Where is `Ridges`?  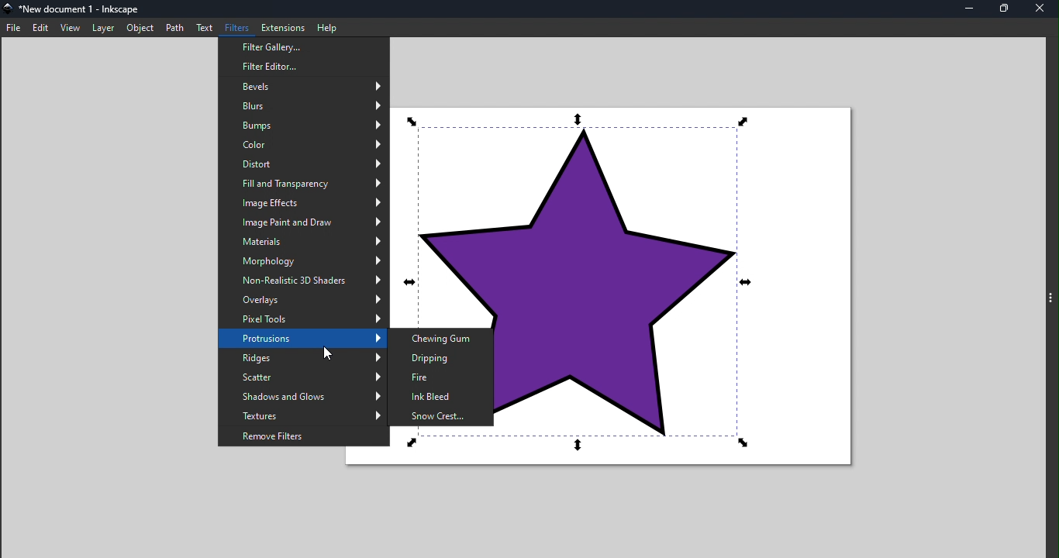 Ridges is located at coordinates (300, 358).